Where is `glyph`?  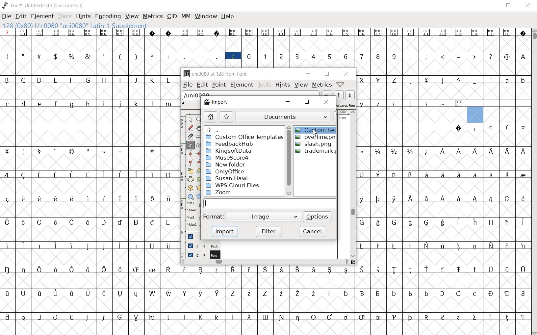 glyph is located at coordinates (88, 80).